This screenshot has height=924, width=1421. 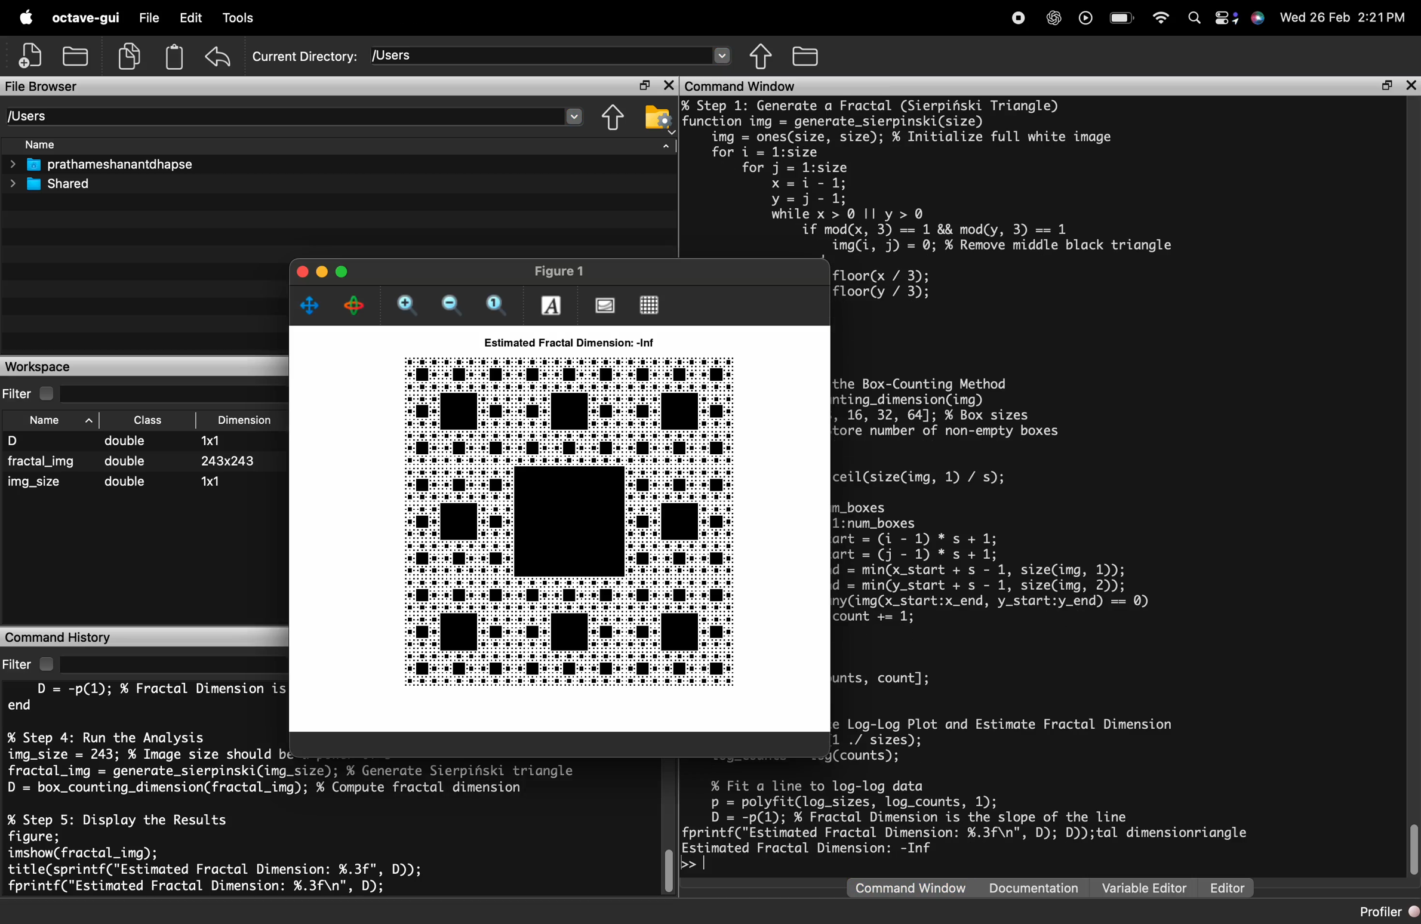 I want to click on Name, so click(x=45, y=422).